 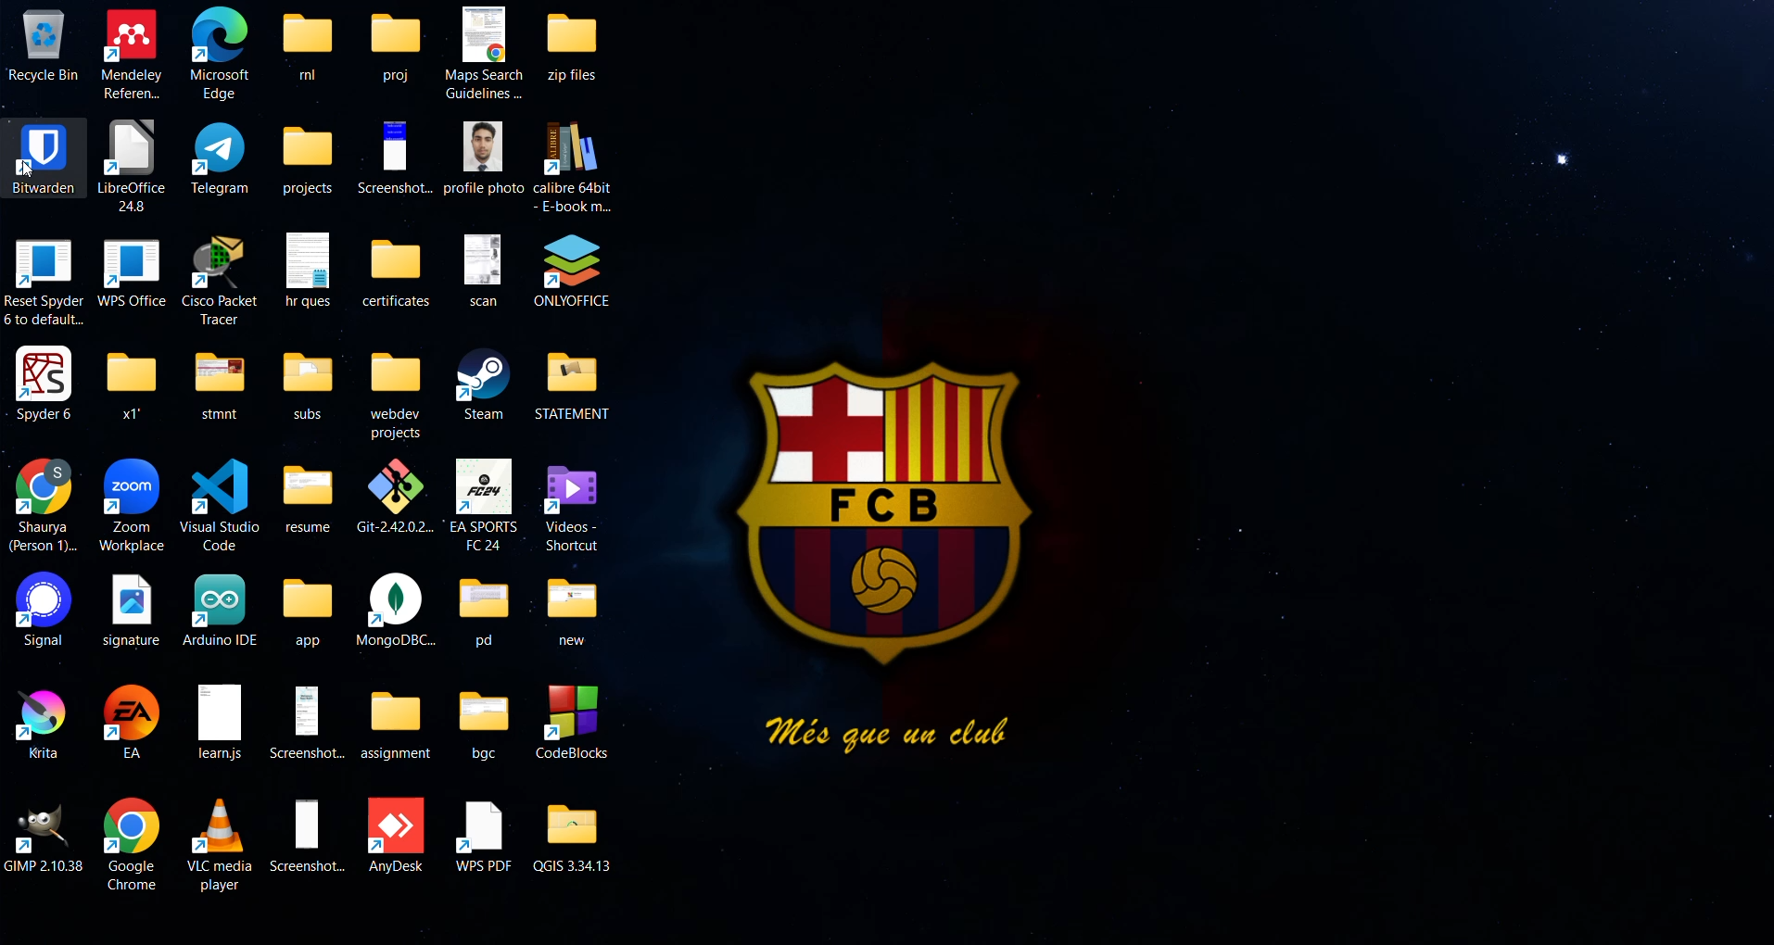 What do you see at coordinates (44, 506) in the screenshot?
I see `Shaurya(Person 1)...` at bounding box center [44, 506].